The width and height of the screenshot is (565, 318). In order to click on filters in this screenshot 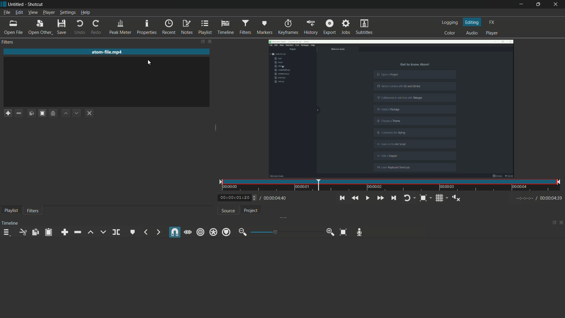, I will do `click(8, 42)`.